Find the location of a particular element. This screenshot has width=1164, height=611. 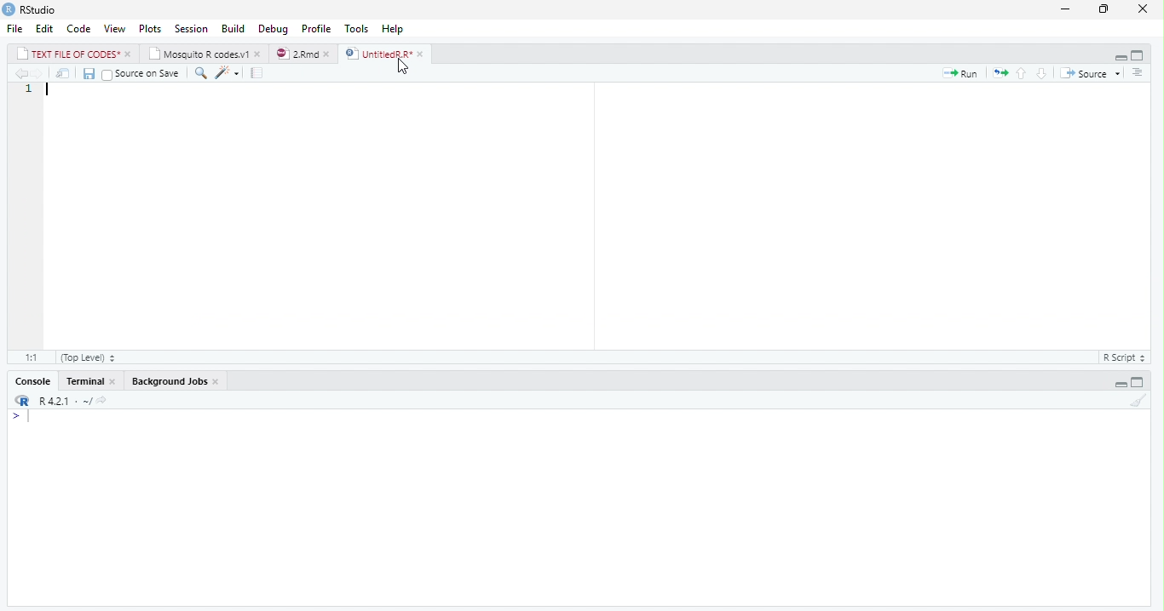

maximize is located at coordinates (1138, 56).